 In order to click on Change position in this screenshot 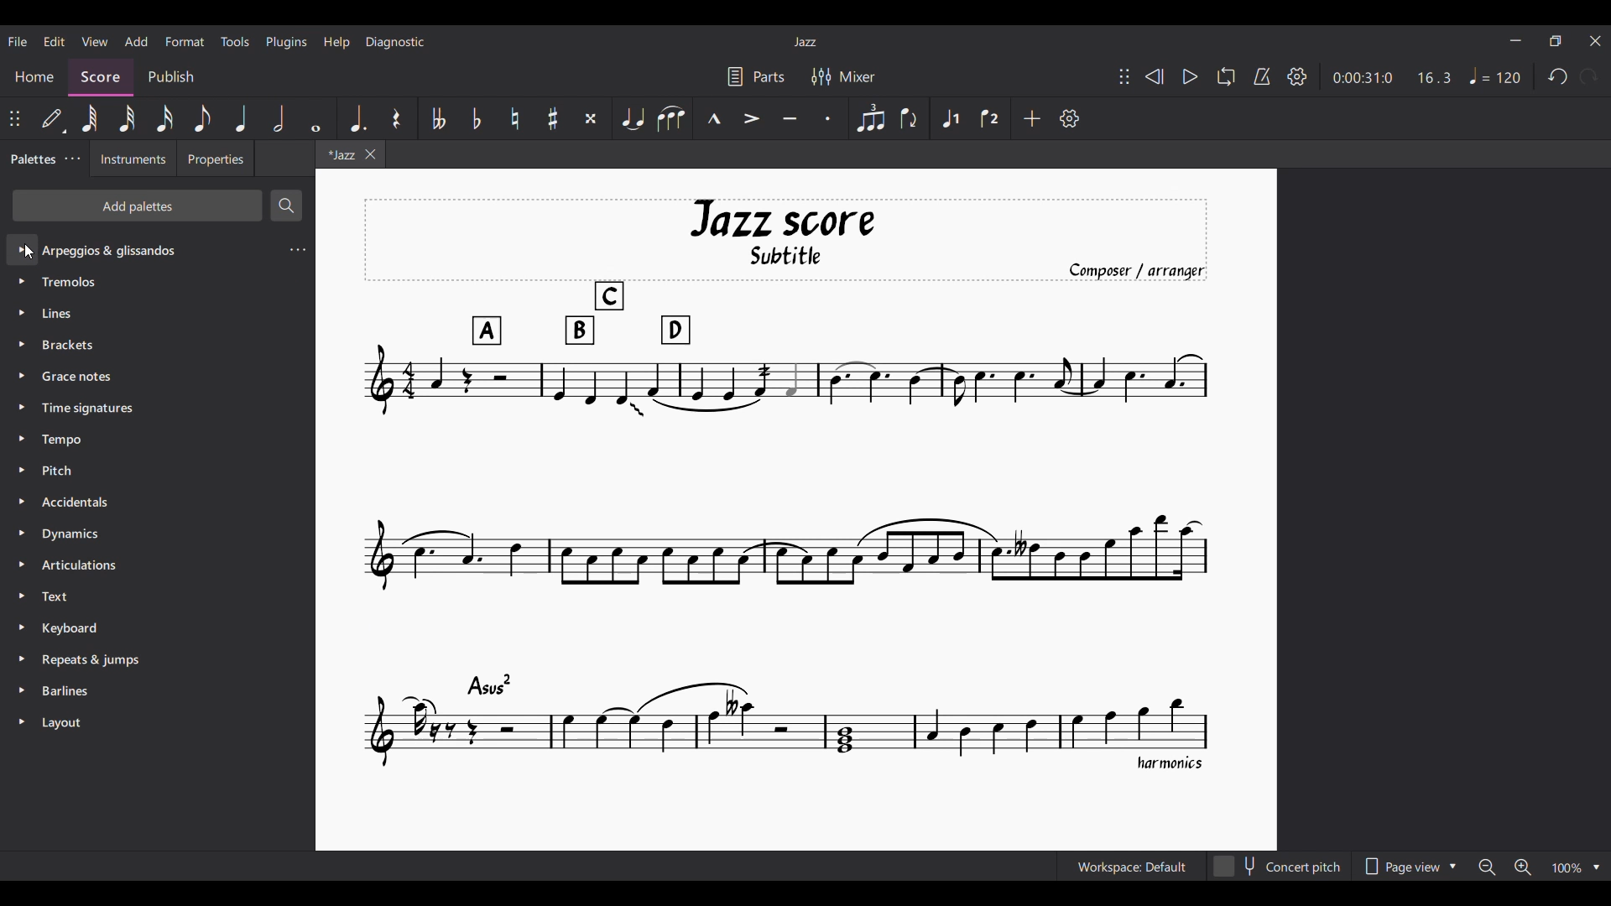, I will do `click(1124, 76)`.